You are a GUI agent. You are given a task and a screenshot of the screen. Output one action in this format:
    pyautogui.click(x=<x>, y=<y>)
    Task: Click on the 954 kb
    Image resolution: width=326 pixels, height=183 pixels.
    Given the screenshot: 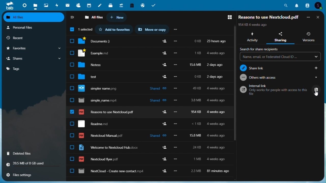 What is the action you would take?
    pyautogui.click(x=195, y=112)
    